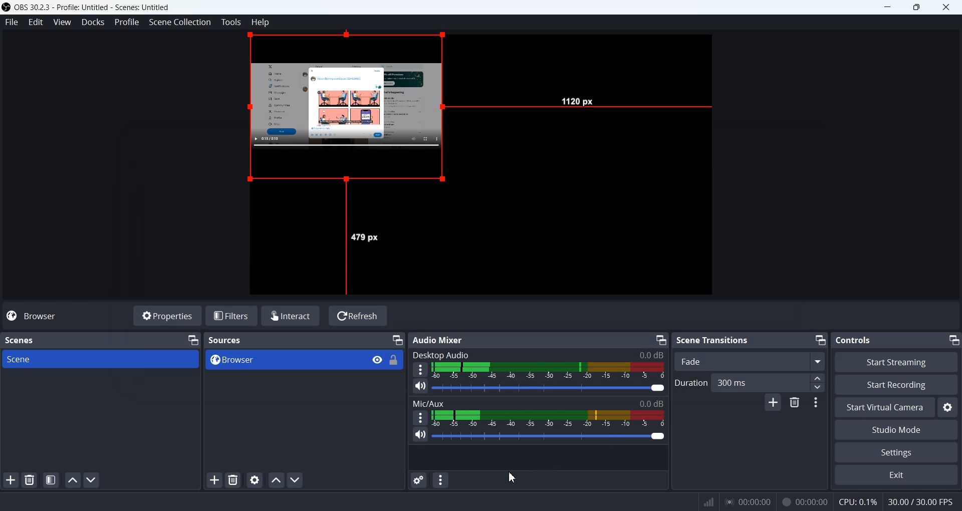 This screenshot has height=511, width=962. What do you see at coordinates (94, 7) in the screenshot?
I see `‘OBS 30.2.3 - Profile: Untitled - Scenes: Untitled` at bounding box center [94, 7].